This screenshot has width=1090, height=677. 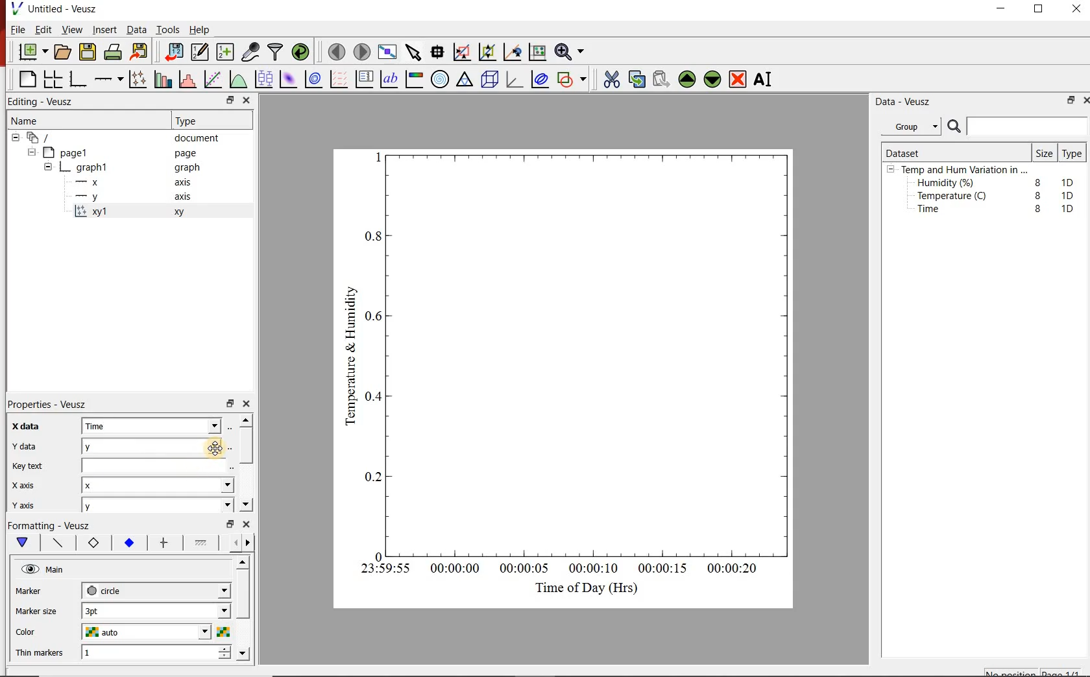 What do you see at coordinates (202, 543) in the screenshot?
I see `fill 1` at bounding box center [202, 543].